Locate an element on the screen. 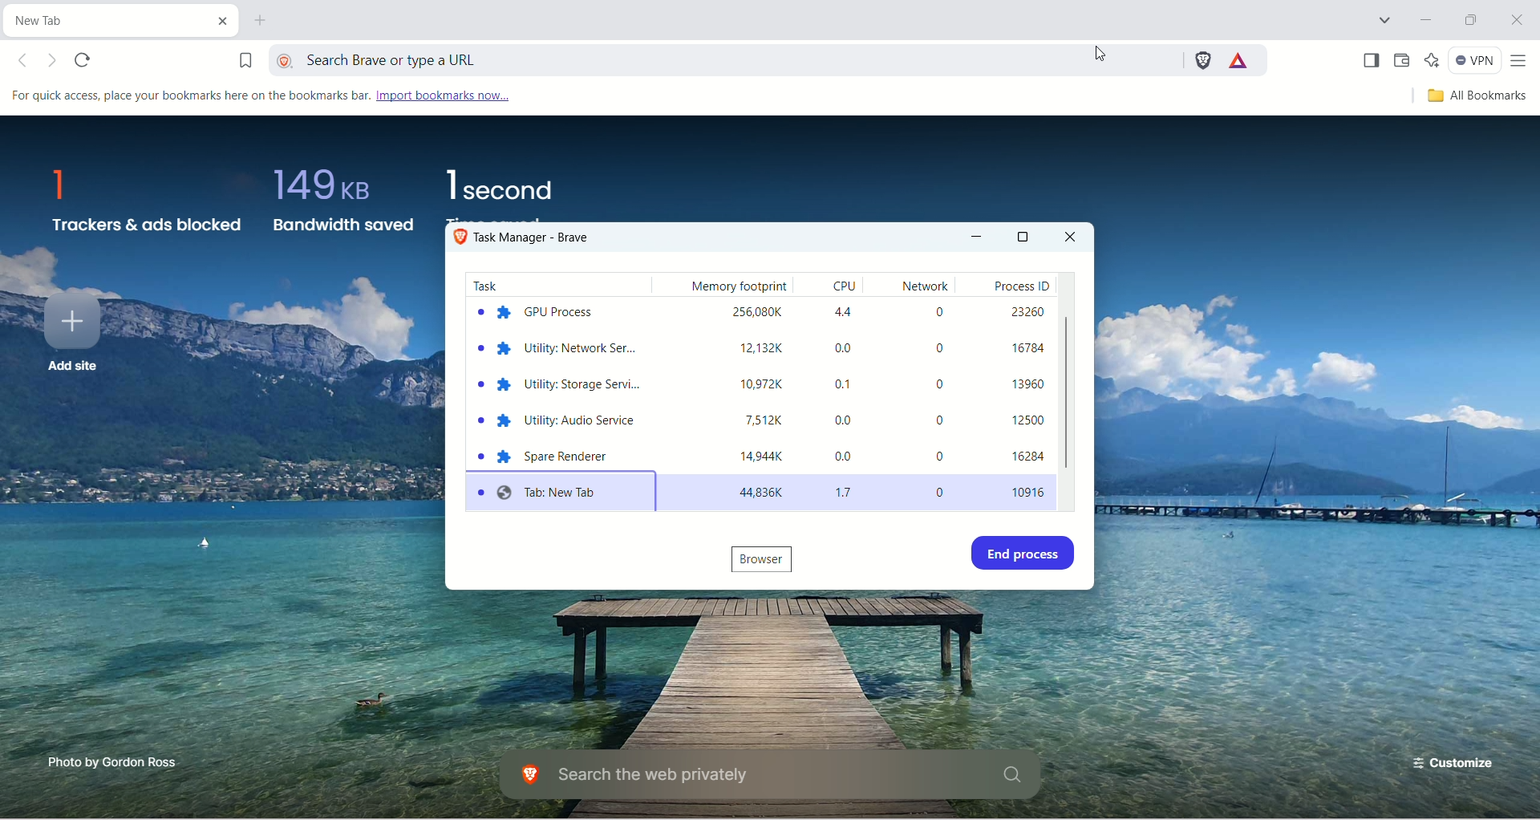 The width and height of the screenshot is (1540, 820). minimize is located at coordinates (1421, 18).